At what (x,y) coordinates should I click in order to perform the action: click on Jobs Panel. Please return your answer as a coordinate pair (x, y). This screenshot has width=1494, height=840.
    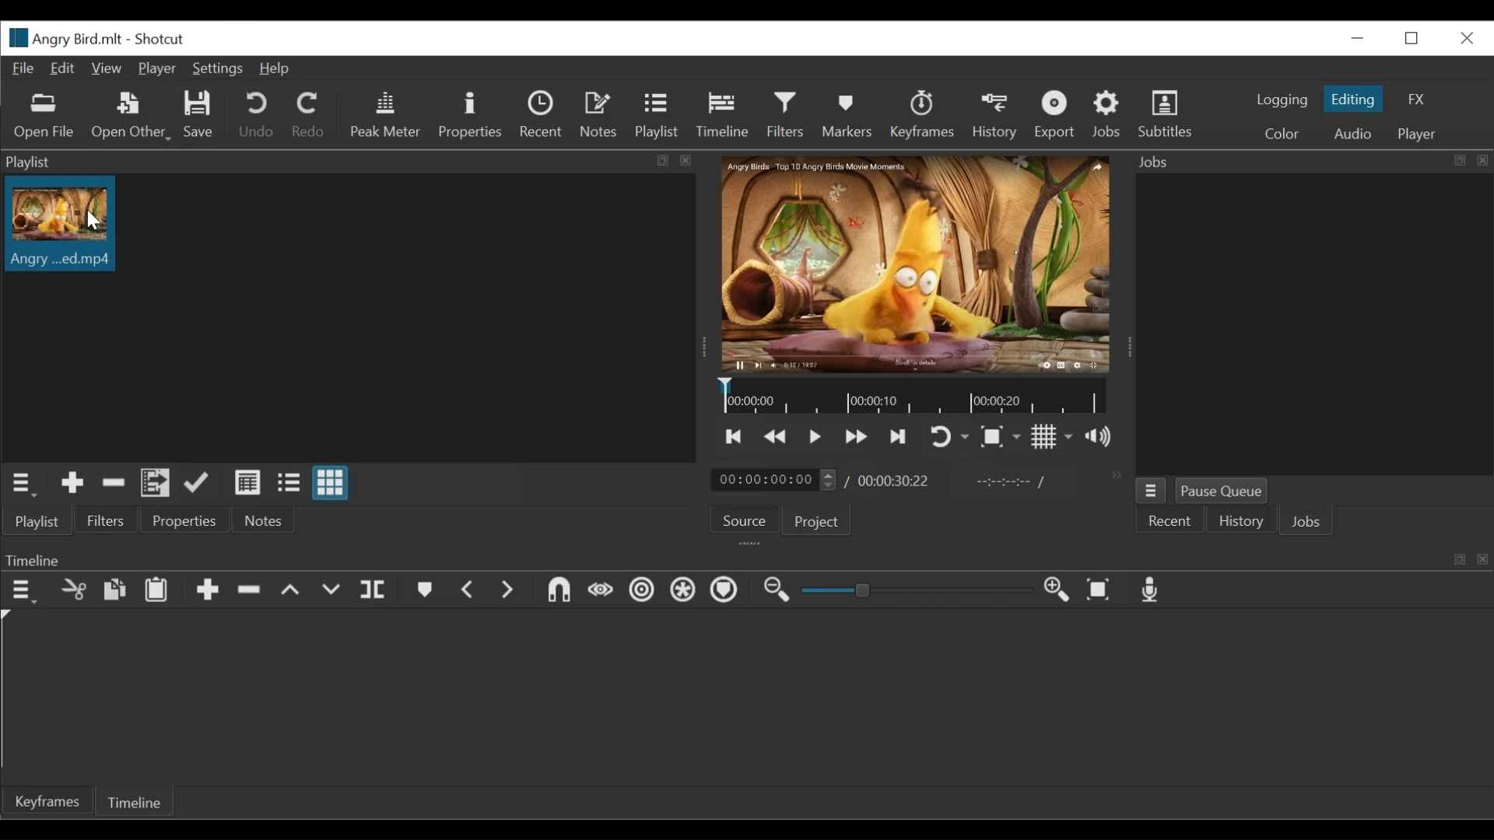
    Looking at the image, I should click on (1313, 162).